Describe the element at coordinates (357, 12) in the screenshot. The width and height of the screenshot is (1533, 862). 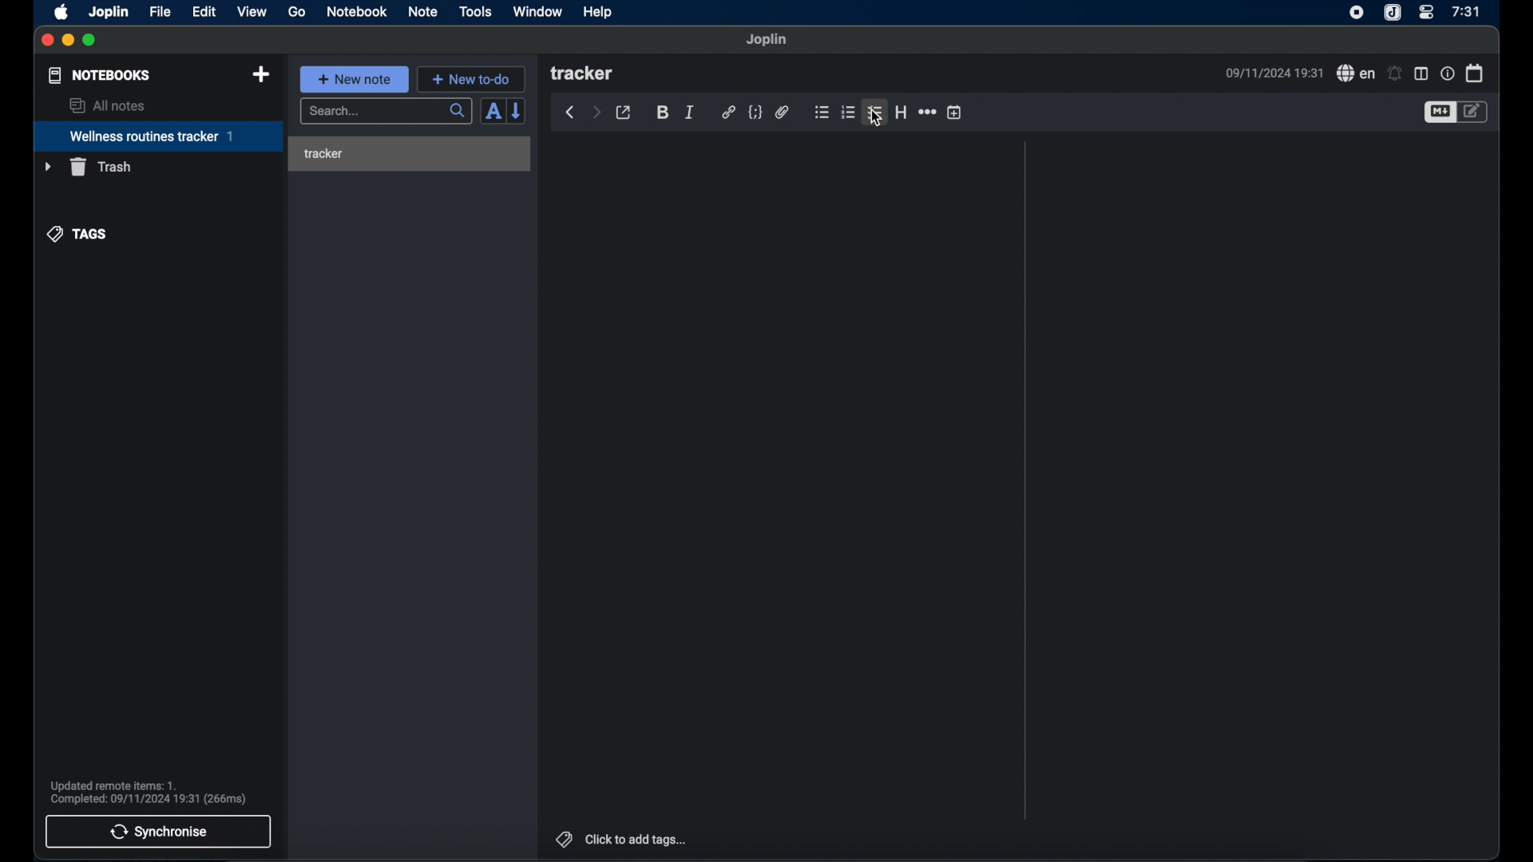
I see `notebook` at that location.